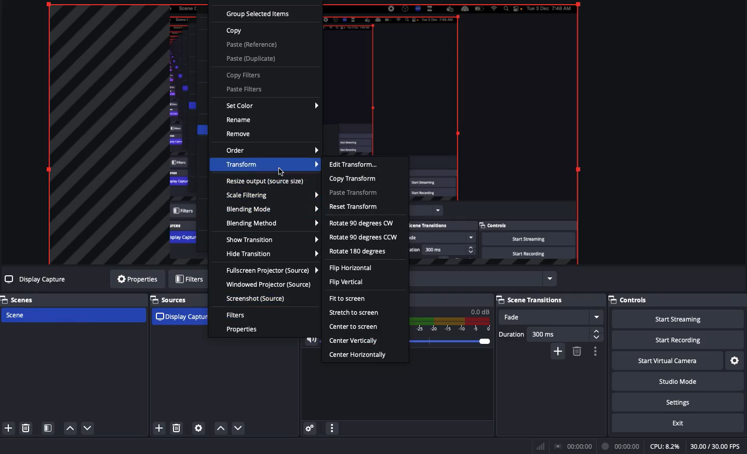 This screenshot has width=747, height=454. What do you see at coordinates (540, 446) in the screenshot?
I see `Bars` at bounding box center [540, 446].